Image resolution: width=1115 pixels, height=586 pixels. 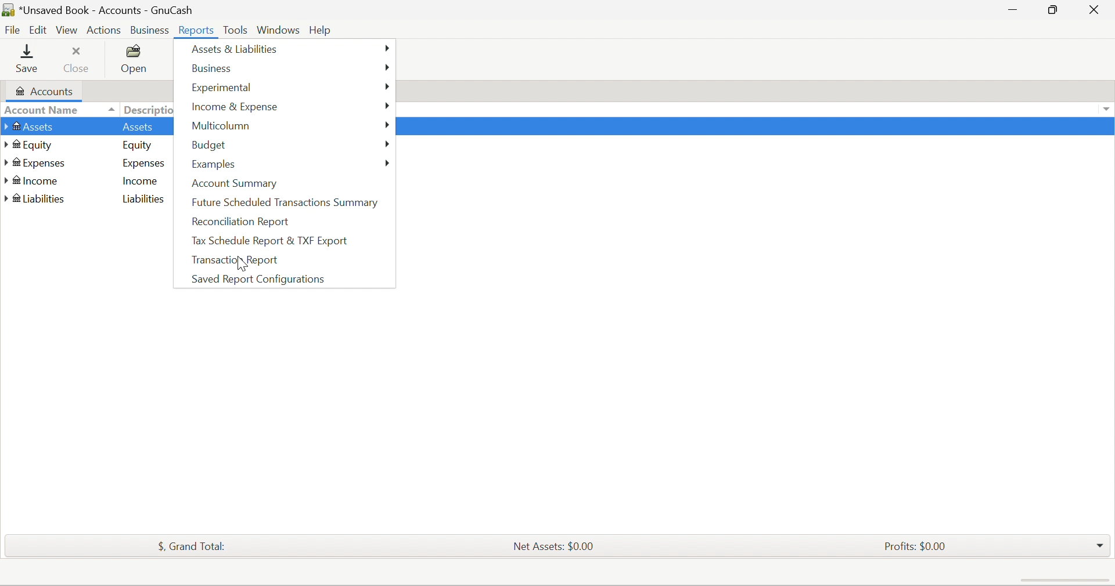 I want to click on Down arrow, so click(x=1107, y=110).